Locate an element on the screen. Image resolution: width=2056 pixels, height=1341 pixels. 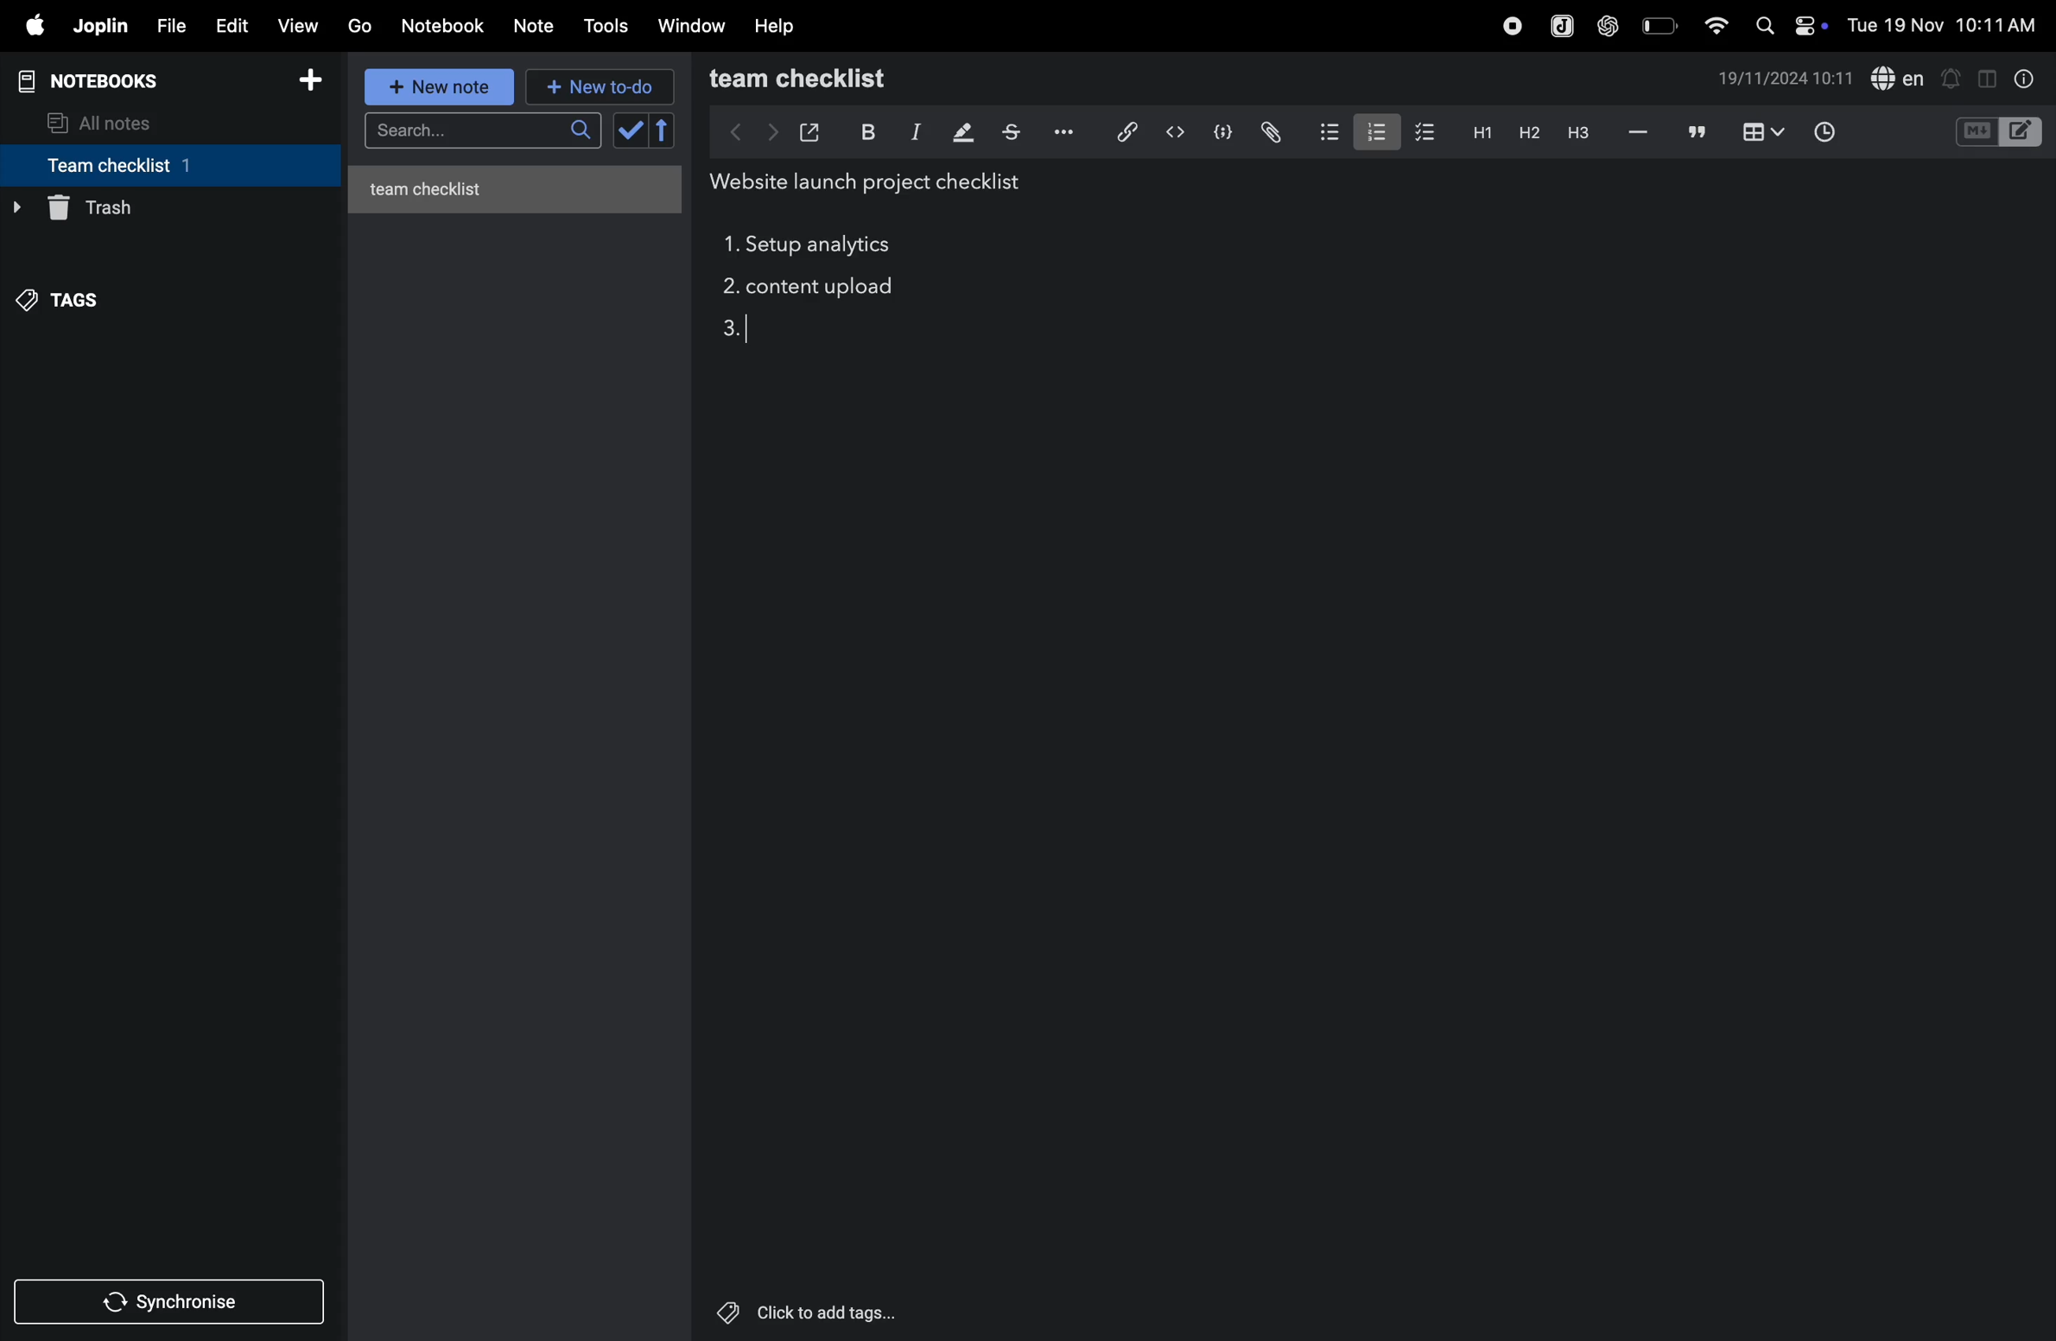
on/off is located at coordinates (1814, 25).